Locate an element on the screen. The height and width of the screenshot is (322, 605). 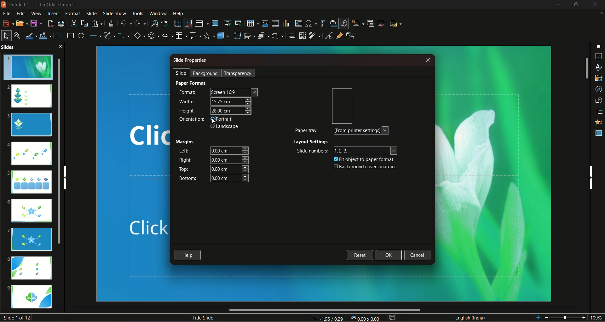
find and replace is located at coordinates (154, 23).